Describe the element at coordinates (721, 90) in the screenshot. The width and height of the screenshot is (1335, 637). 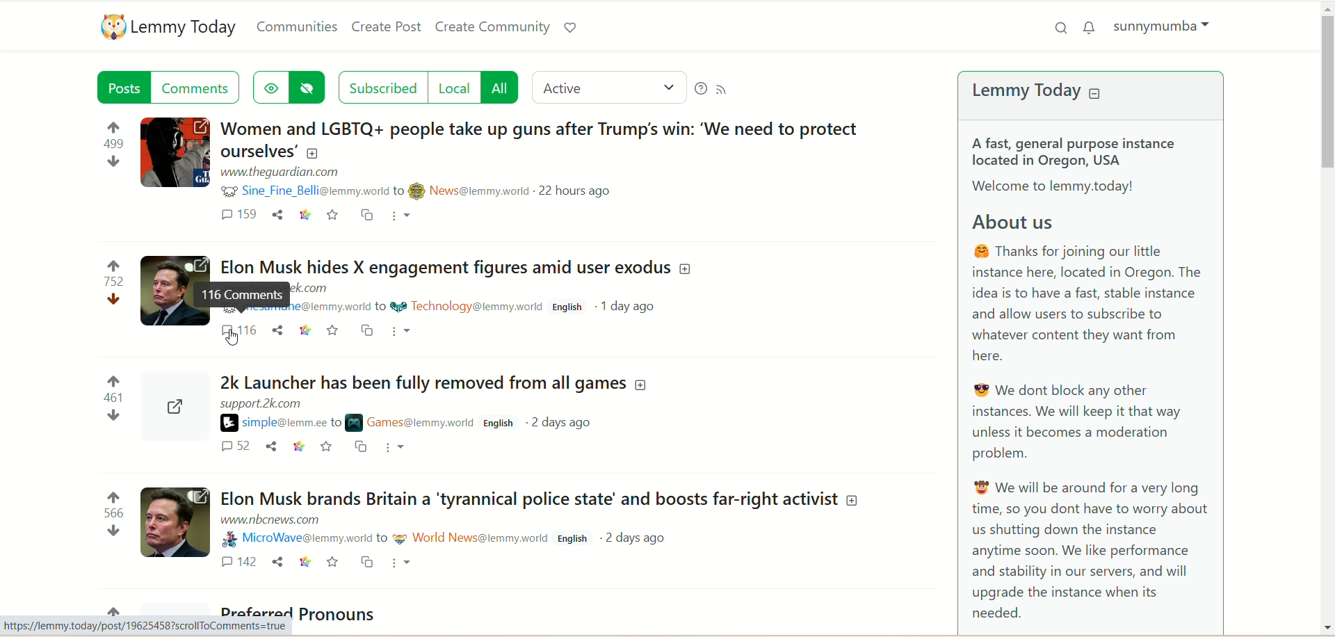
I see `RSS` at that location.